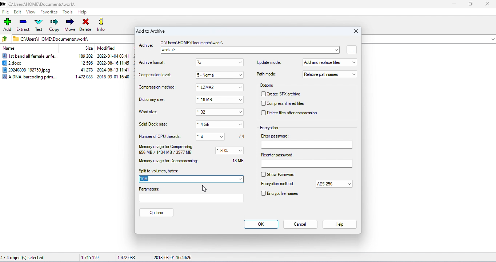 The width and height of the screenshot is (496, 262). Describe the element at coordinates (284, 174) in the screenshot. I see `show password` at that location.